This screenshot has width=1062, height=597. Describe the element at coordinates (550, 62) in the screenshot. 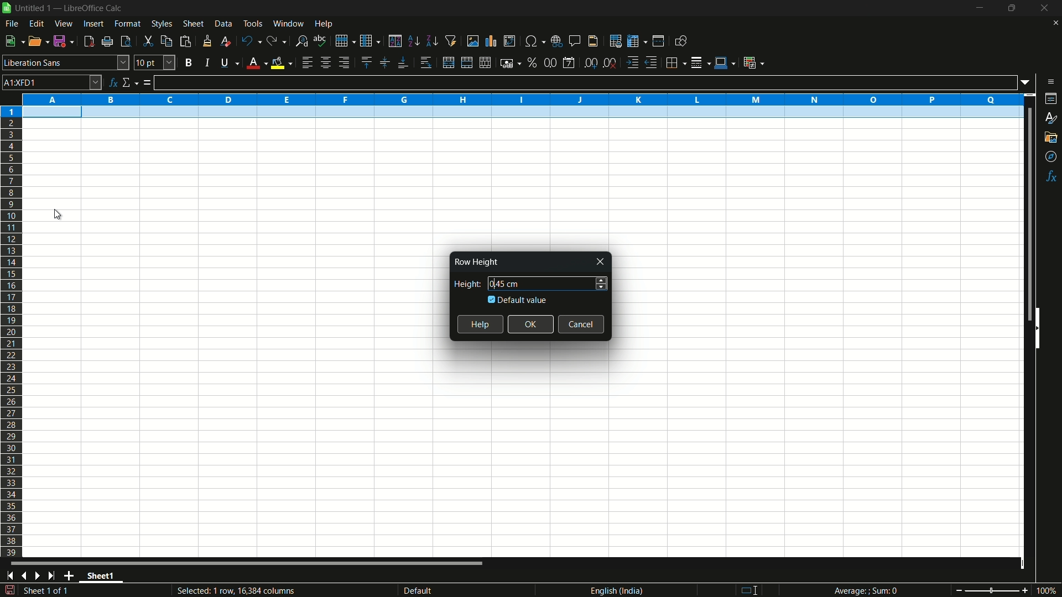

I see `format as number` at that location.